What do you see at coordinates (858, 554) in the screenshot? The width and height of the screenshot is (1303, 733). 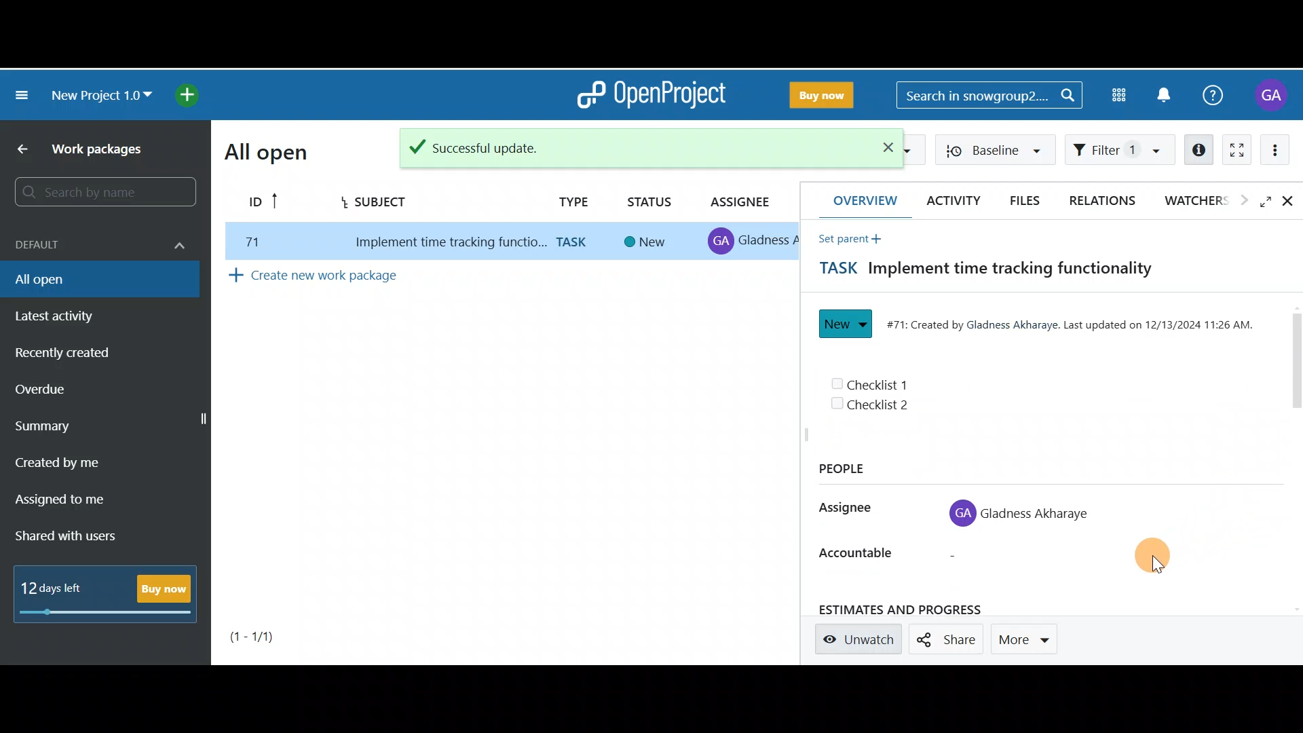 I see `accountable` at bounding box center [858, 554].